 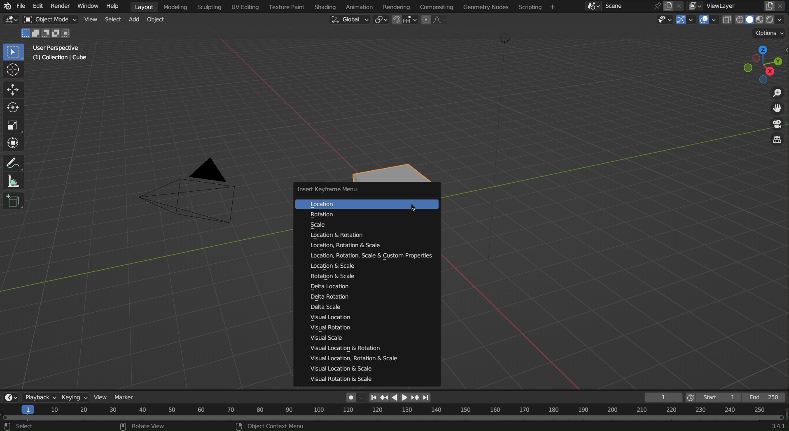 What do you see at coordinates (416, 398) in the screenshot?
I see `next` at bounding box center [416, 398].